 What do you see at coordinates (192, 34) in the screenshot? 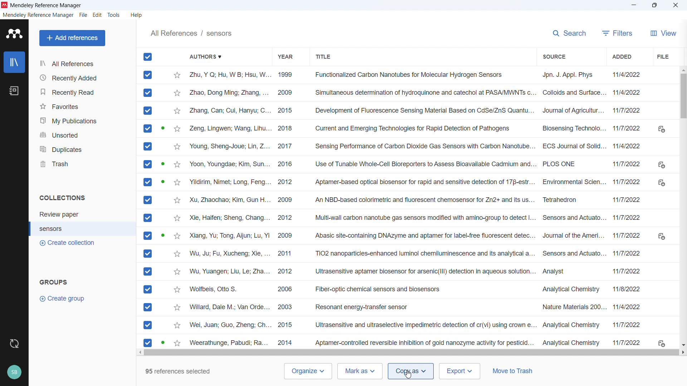
I see `All references/sensors` at bounding box center [192, 34].